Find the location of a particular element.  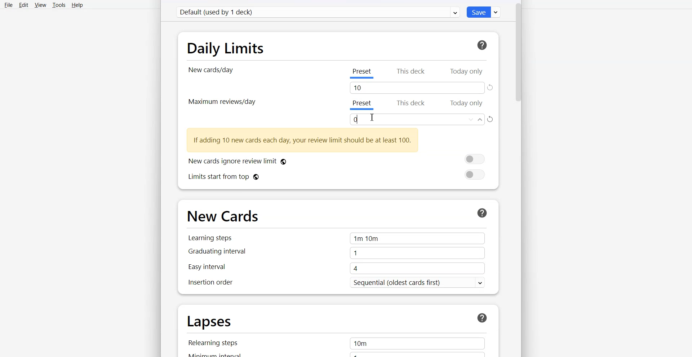

Limits start from top  is located at coordinates (337, 176).